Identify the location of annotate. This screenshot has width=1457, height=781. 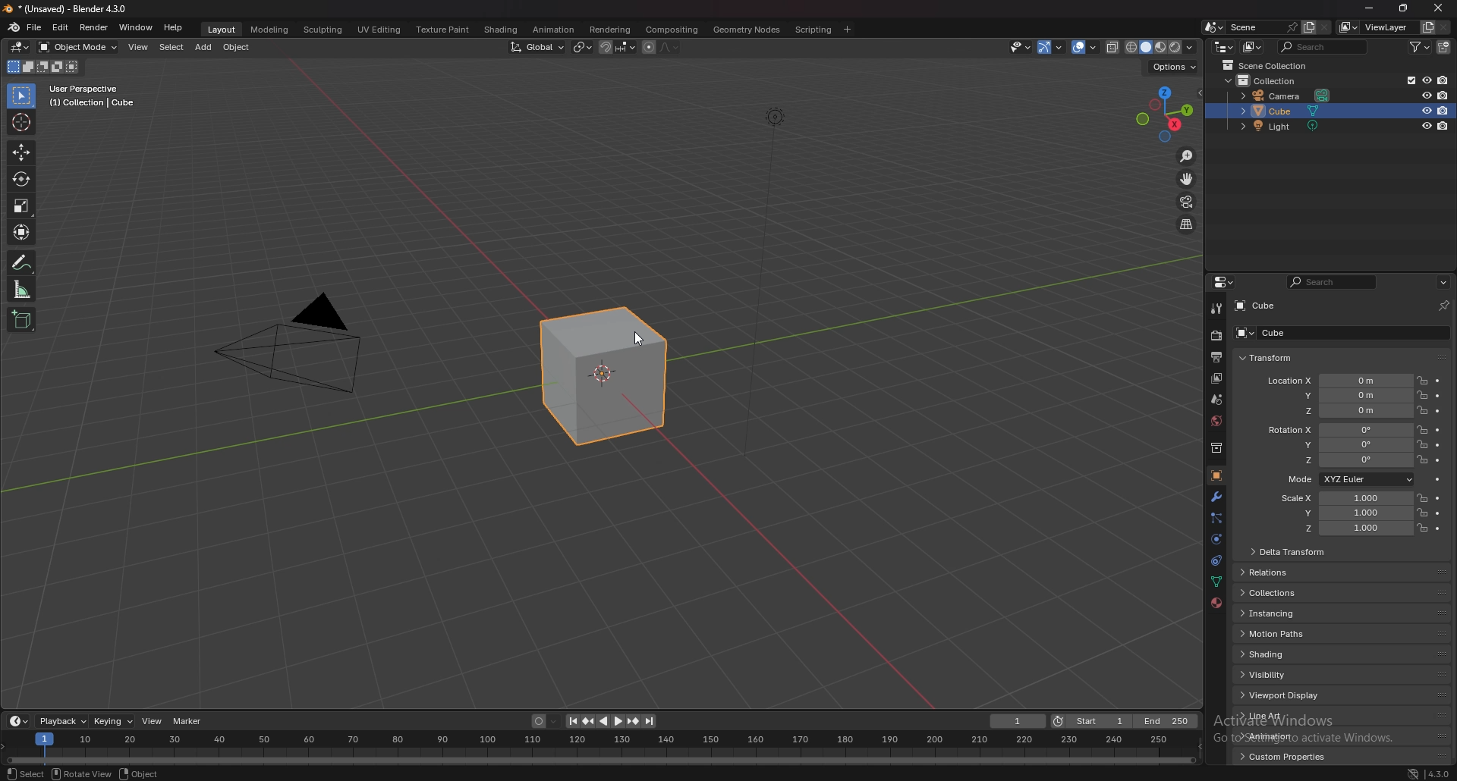
(21, 262).